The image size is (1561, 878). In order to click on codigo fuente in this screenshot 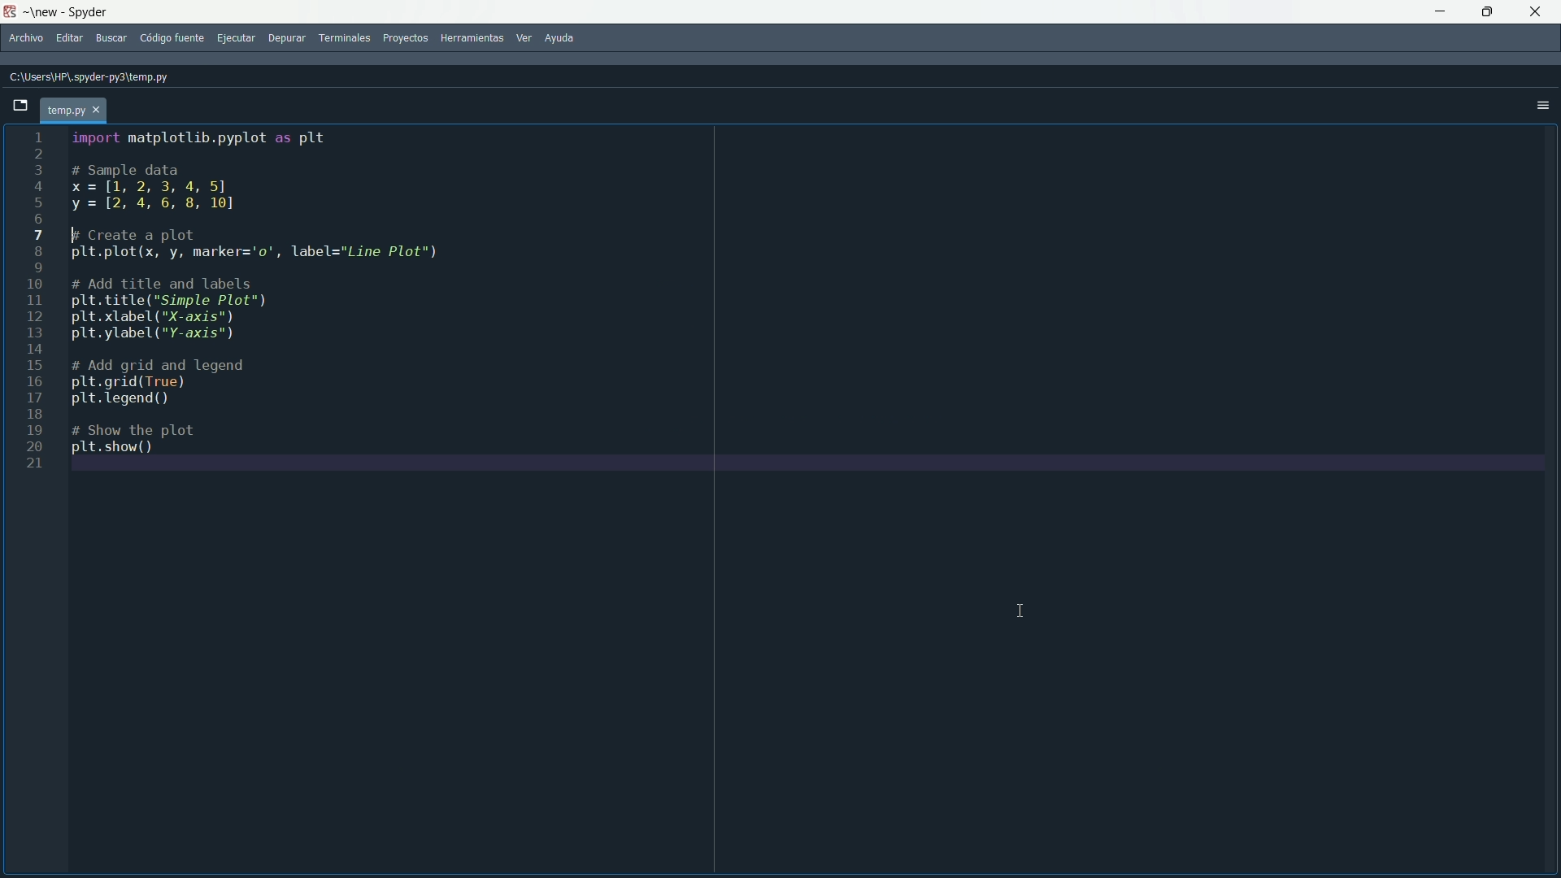, I will do `click(172, 38)`.